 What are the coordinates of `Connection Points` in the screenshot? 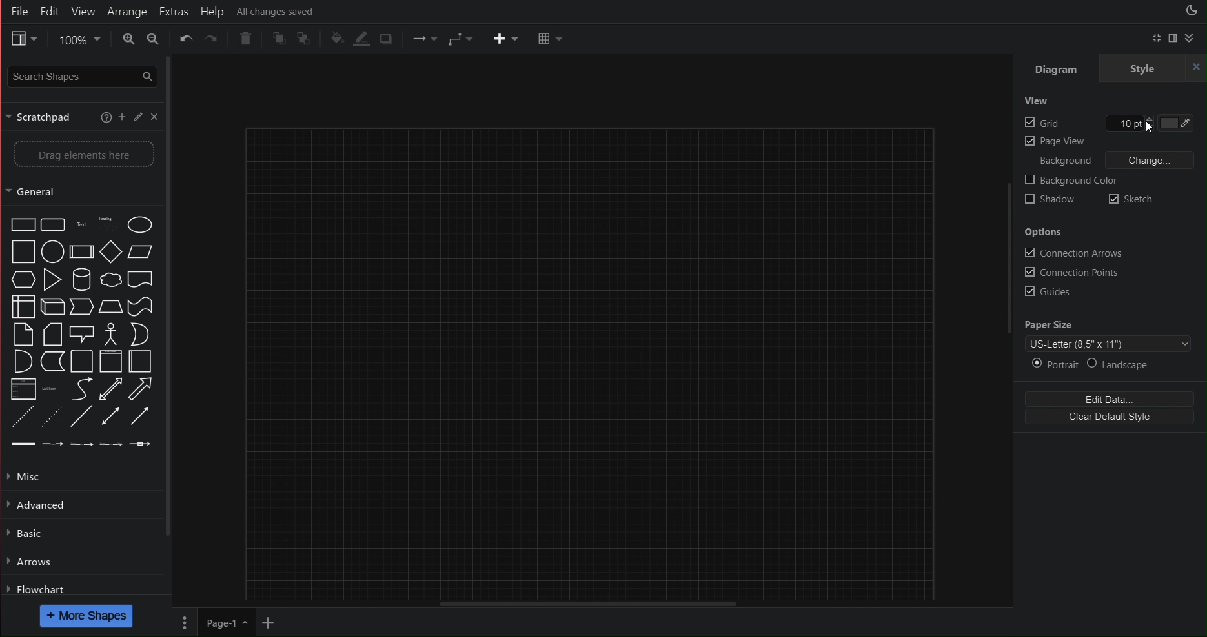 It's located at (1070, 271).